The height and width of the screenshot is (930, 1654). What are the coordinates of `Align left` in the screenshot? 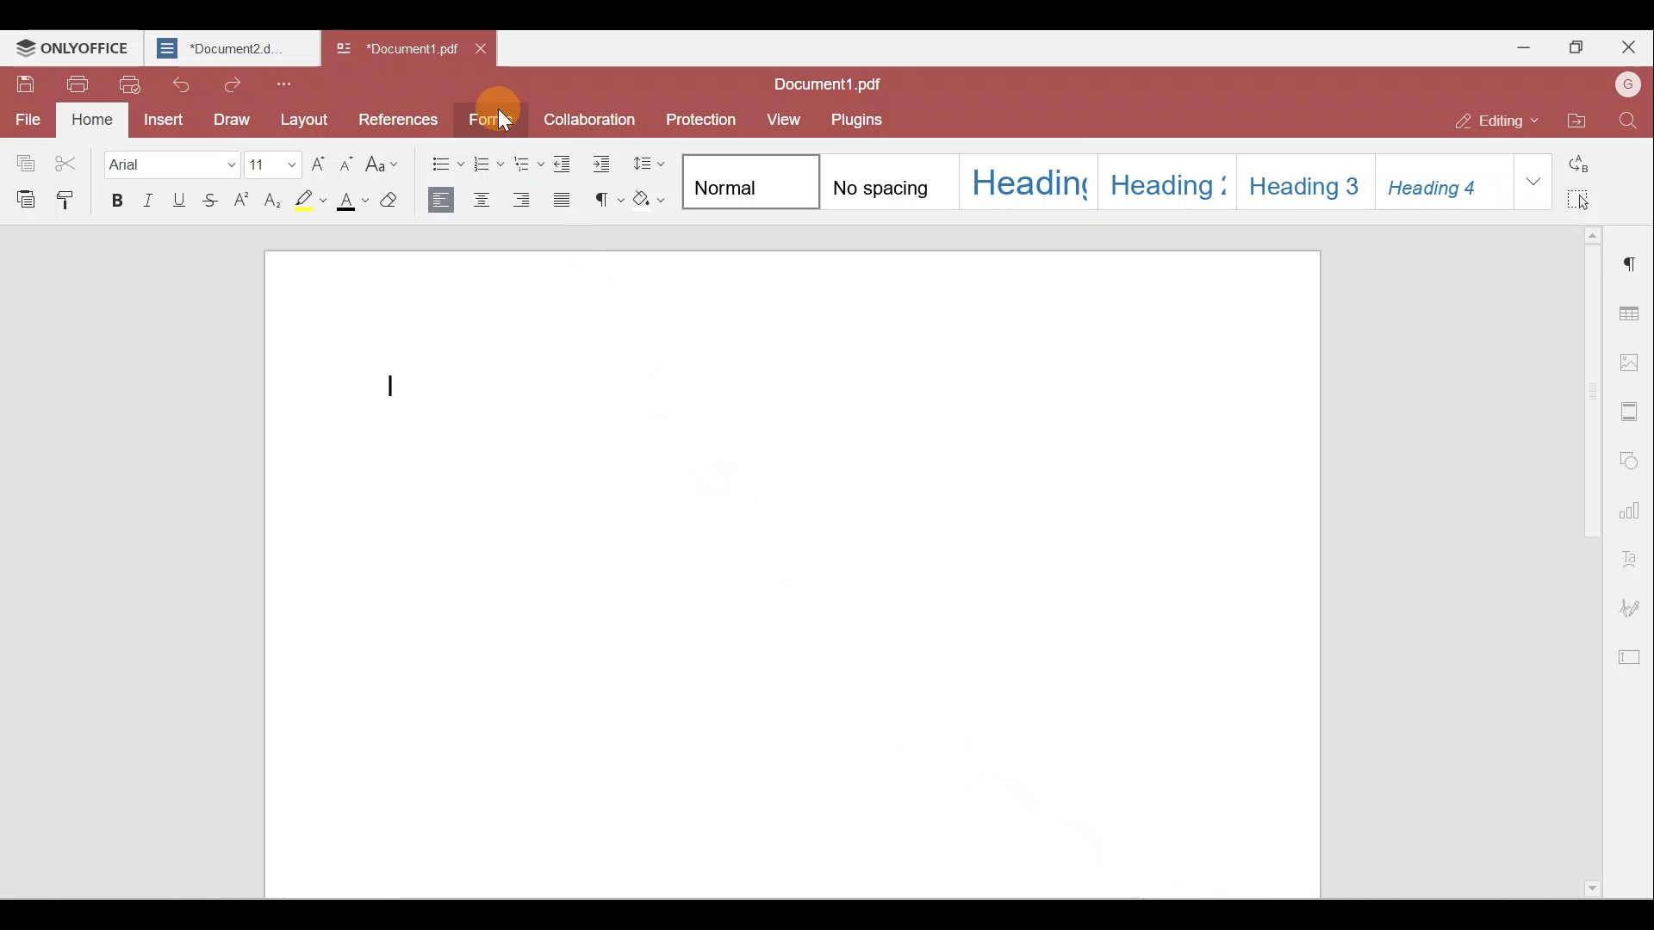 It's located at (443, 202).